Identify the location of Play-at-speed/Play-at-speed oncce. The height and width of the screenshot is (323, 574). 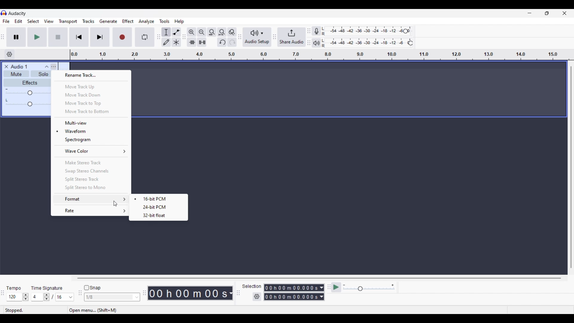
(336, 287).